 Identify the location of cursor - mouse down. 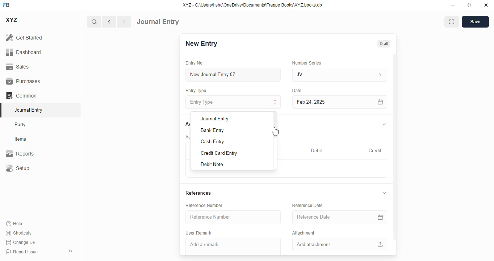
(276, 132).